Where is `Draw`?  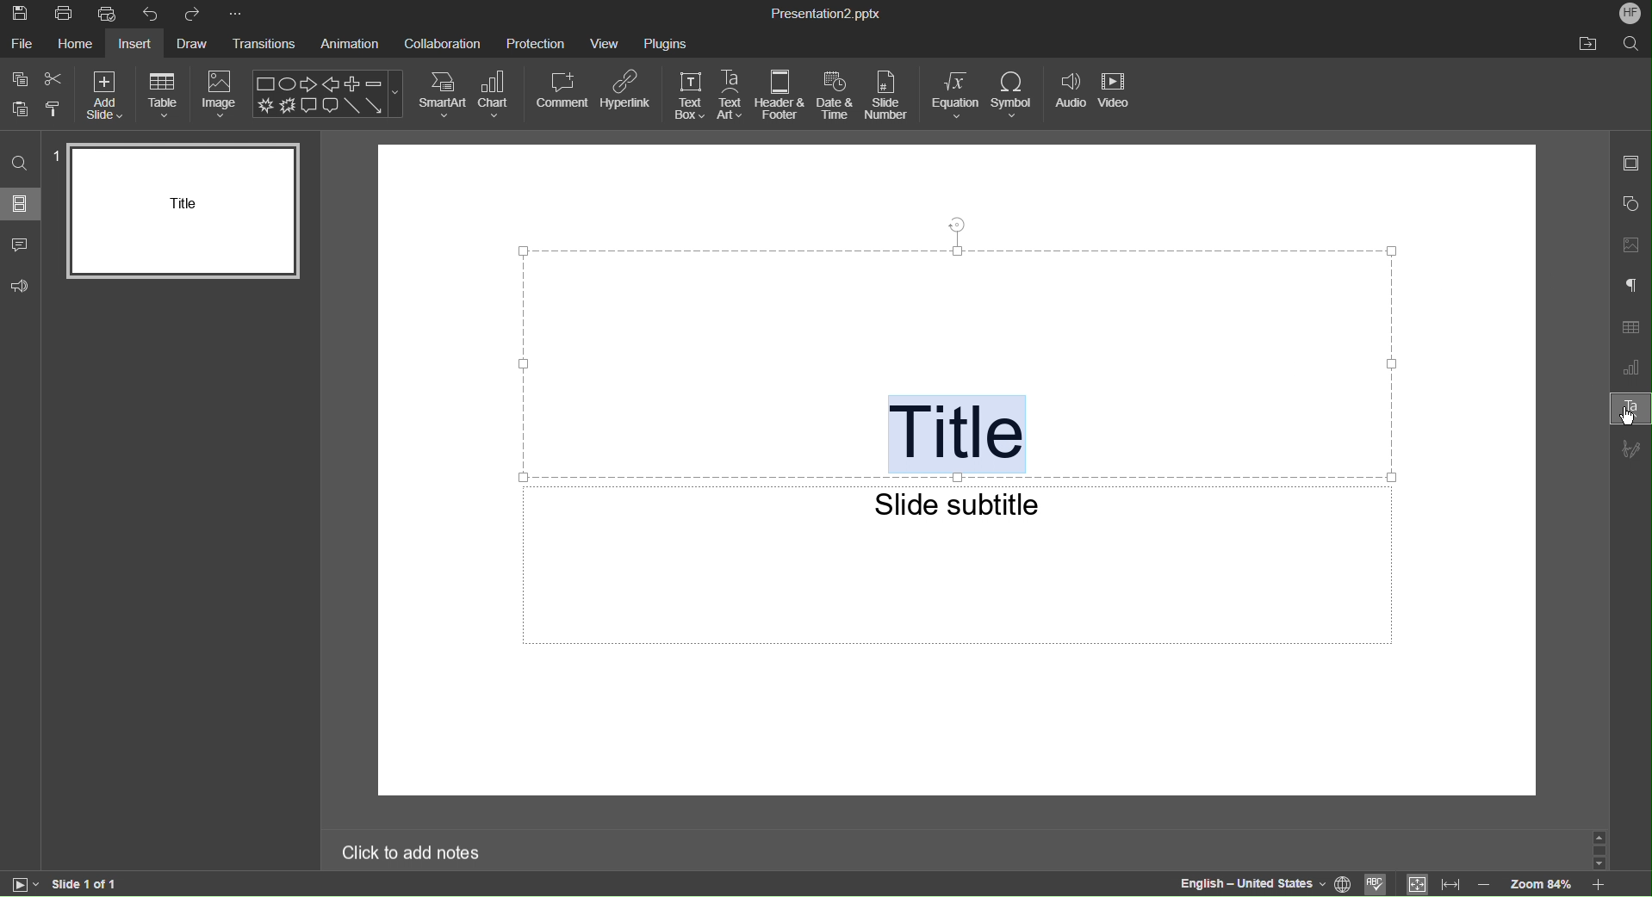 Draw is located at coordinates (196, 44).